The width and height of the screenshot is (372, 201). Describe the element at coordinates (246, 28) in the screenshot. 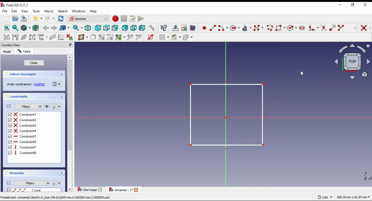

I see `create conic` at that location.